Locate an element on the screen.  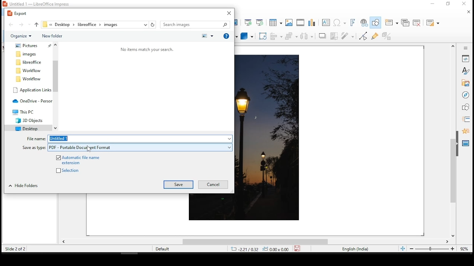
save is located at coordinates (179, 185).